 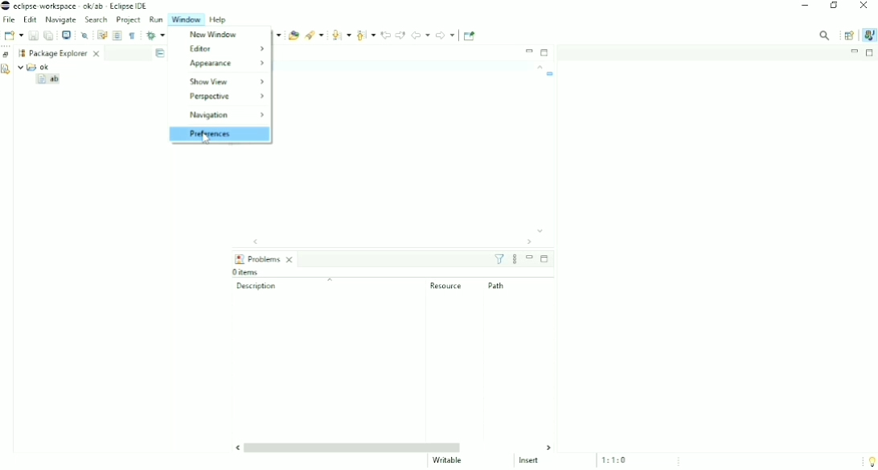 What do you see at coordinates (67, 35) in the screenshot?
I see `Open a Terminal` at bounding box center [67, 35].